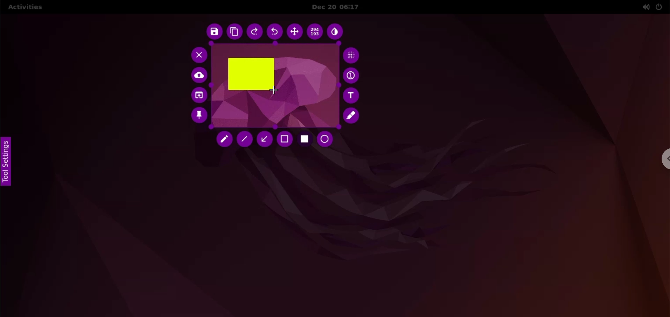 Image resolution: width=670 pixels, height=317 pixels. Describe the element at coordinates (213, 32) in the screenshot. I see `save` at that location.